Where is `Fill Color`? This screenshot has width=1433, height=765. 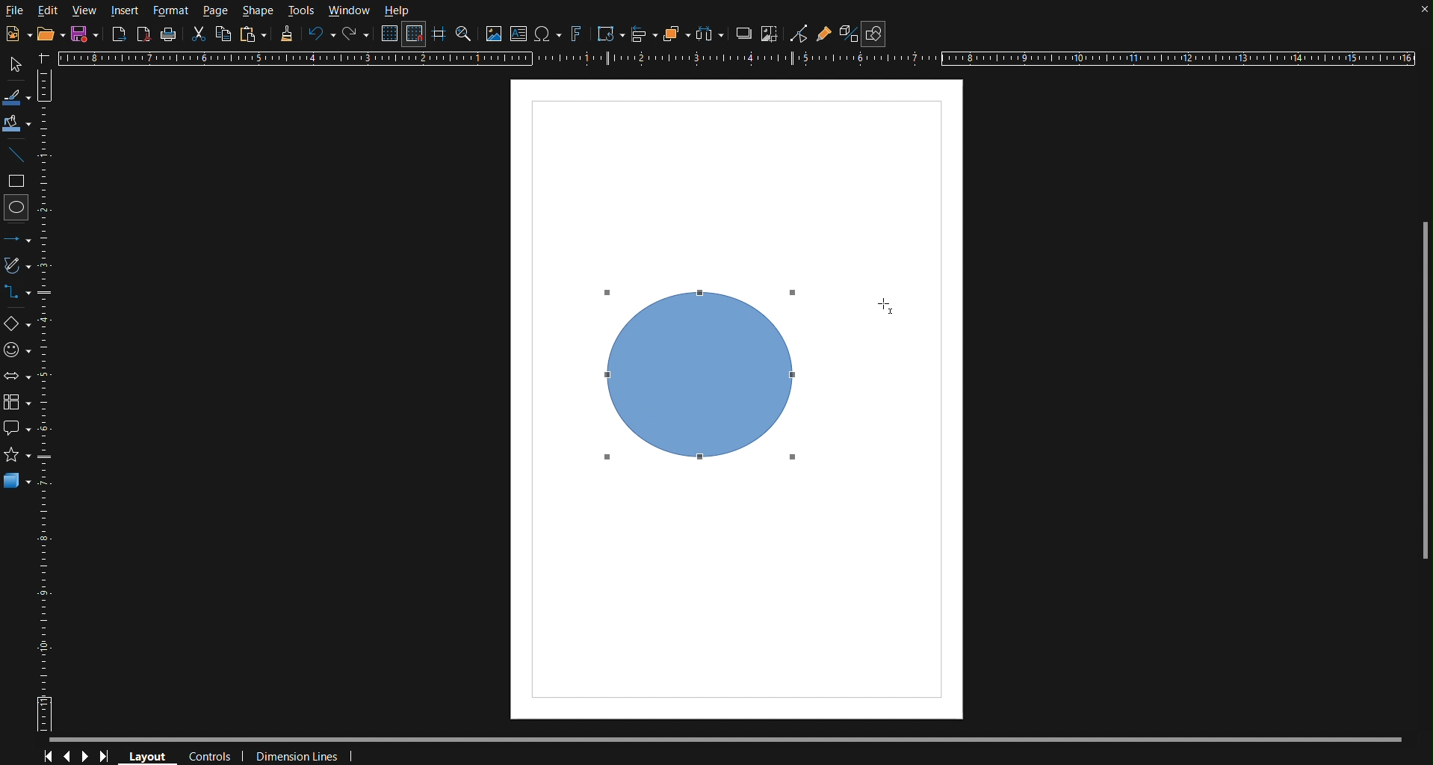
Fill Color is located at coordinates (18, 124).